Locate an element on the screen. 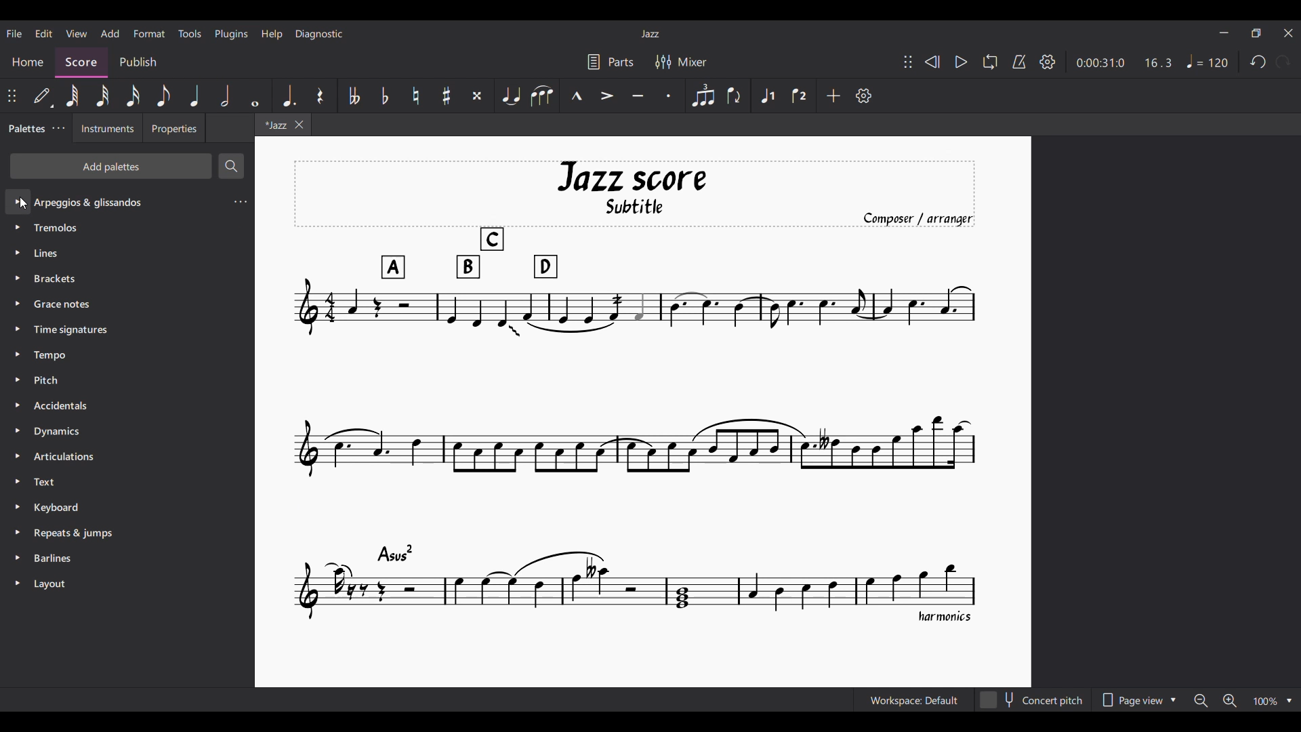 The width and height of the screenshot is (1301, 732). Properties is located at coordinates (176, 131).